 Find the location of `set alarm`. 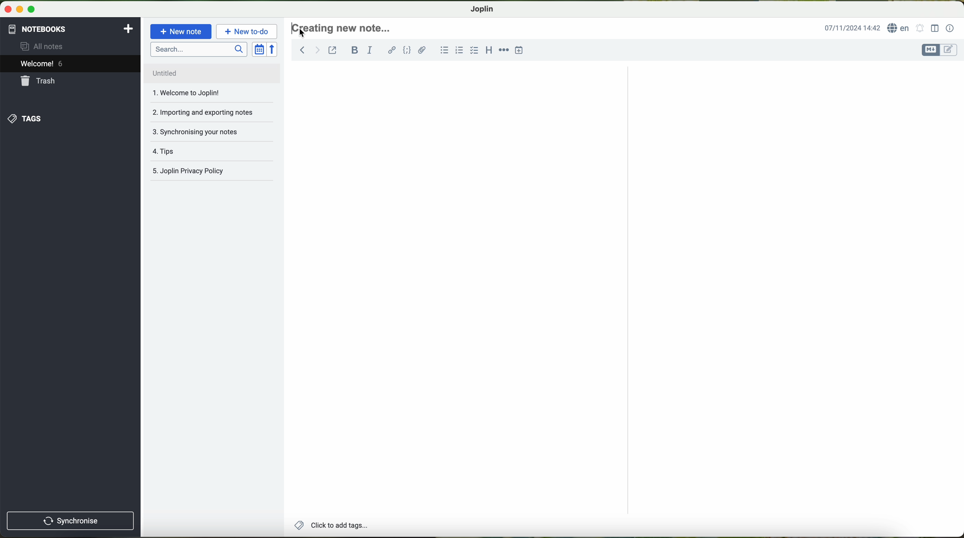

set alarm is located at coordinates (920, 30).